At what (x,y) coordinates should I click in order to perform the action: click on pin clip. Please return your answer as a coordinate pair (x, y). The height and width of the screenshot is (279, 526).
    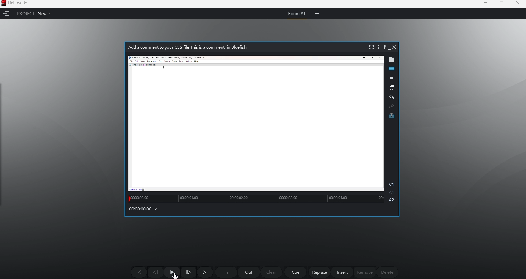
    Looking at the image, I should click on (384, 46).